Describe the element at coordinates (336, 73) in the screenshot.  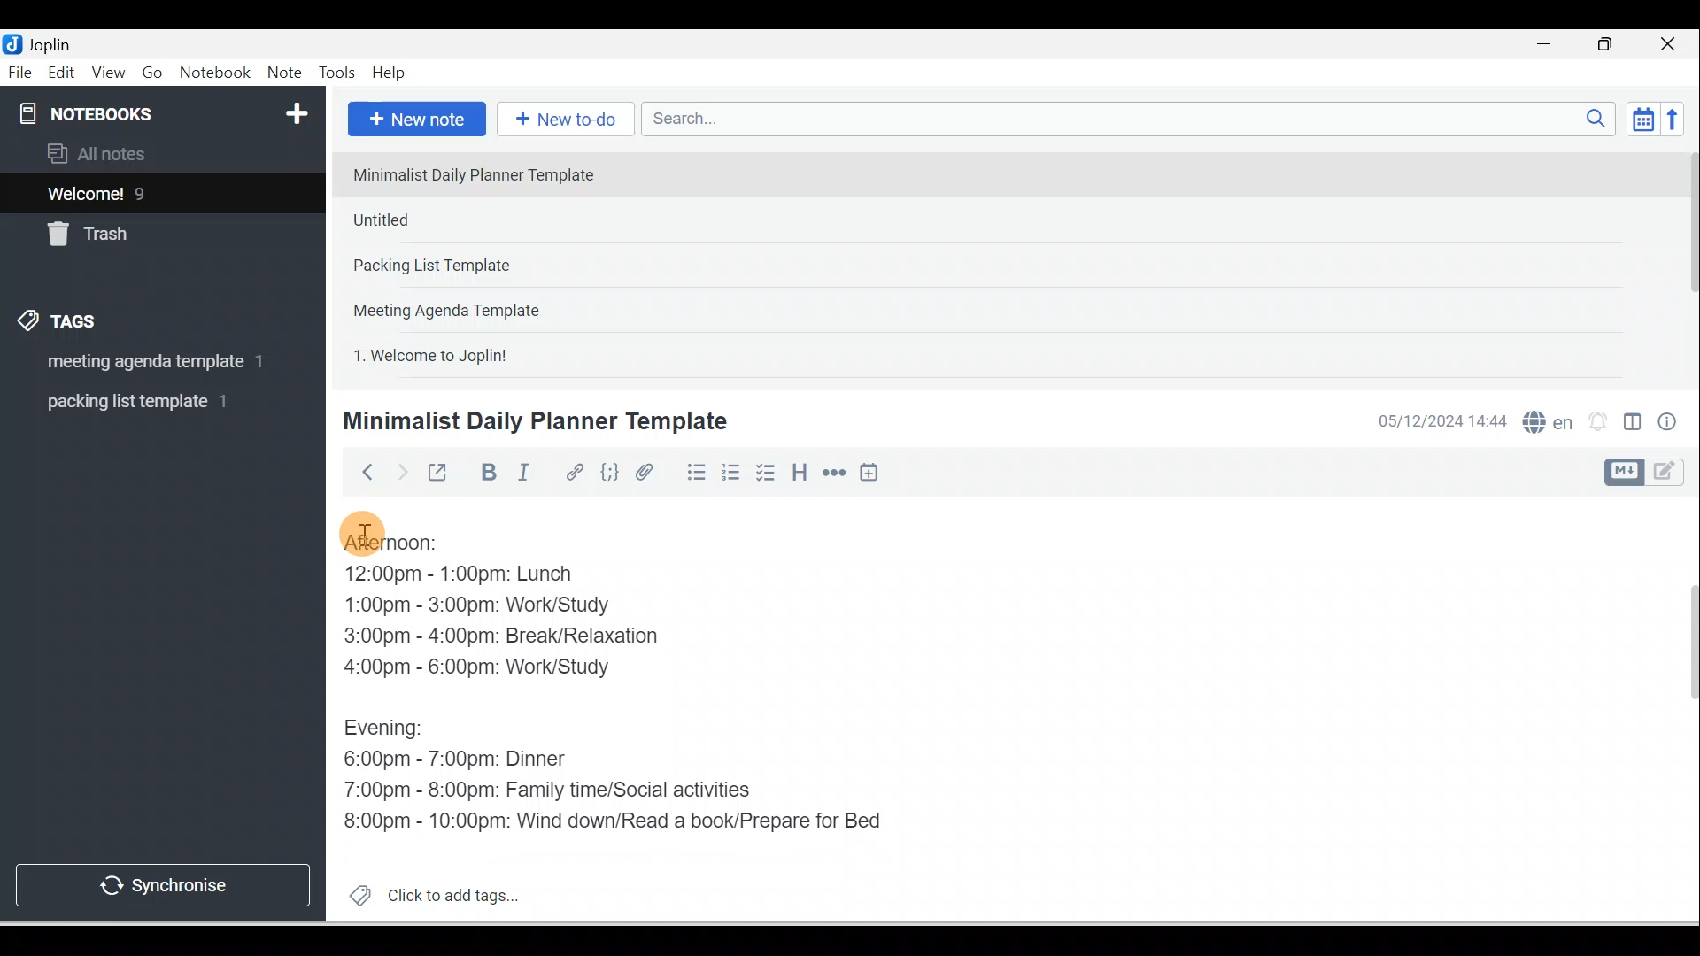
I see `Tools` at that location.